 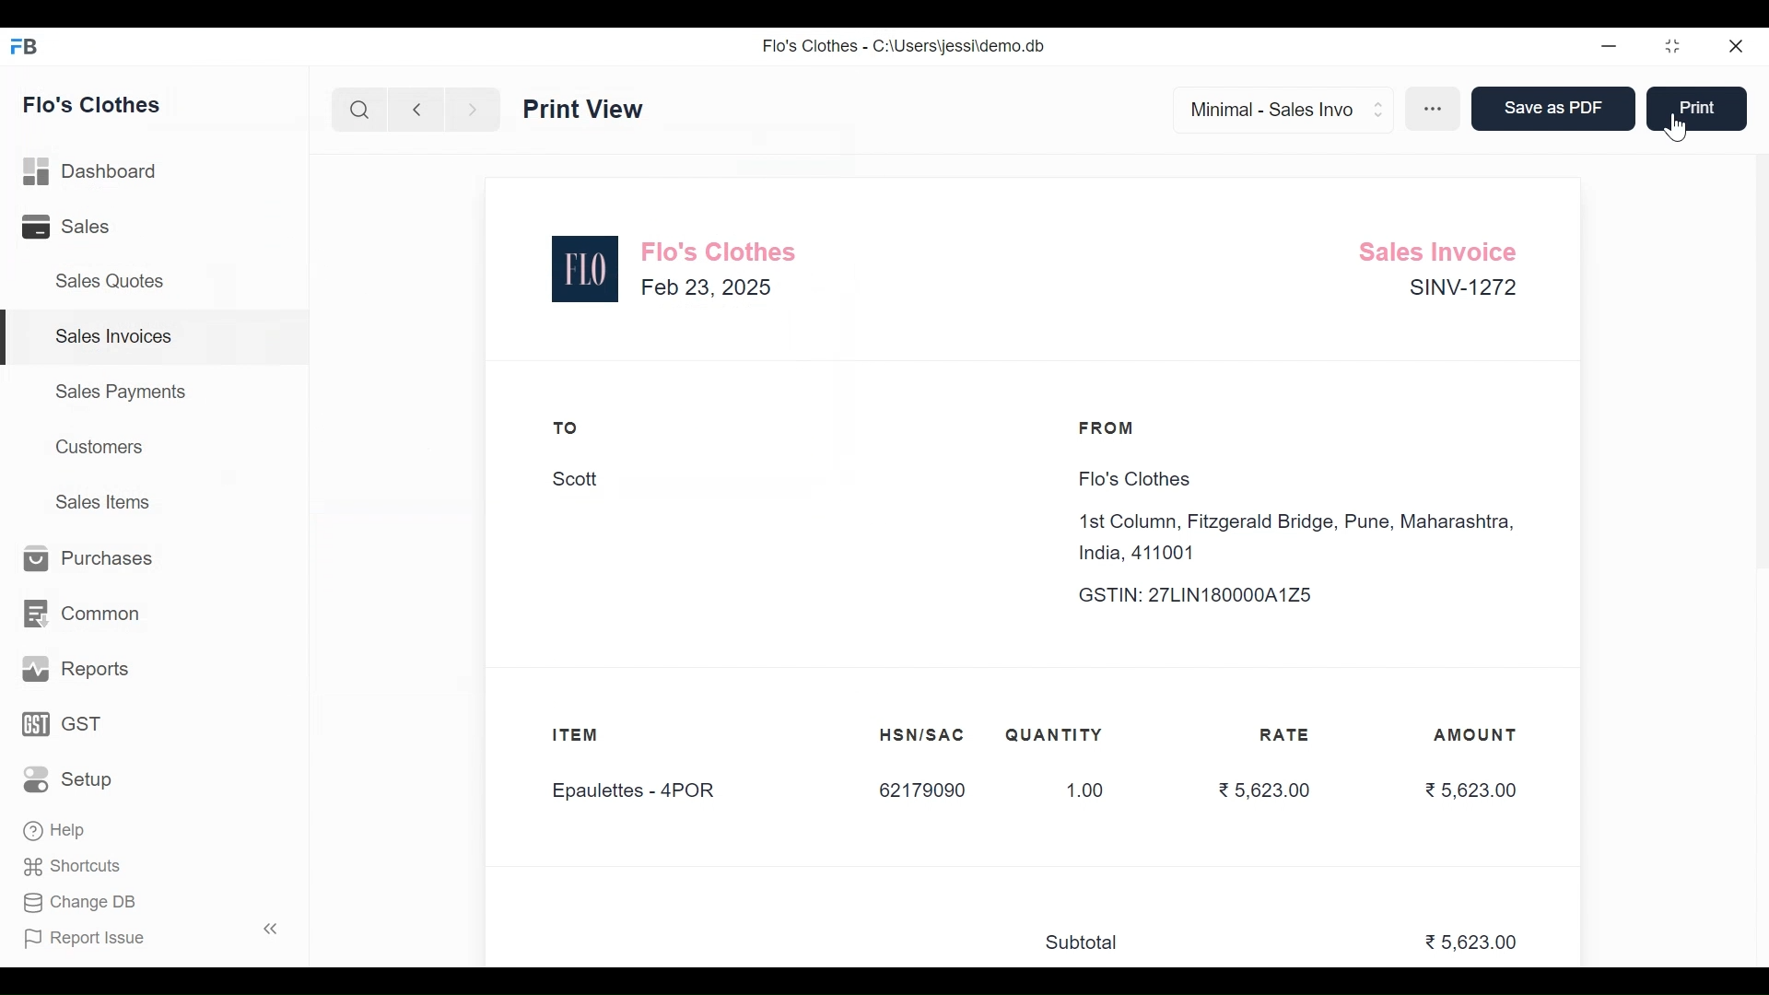 What do you see at coordinates (644, 792) in the screenshot?
I see `Epaulettes - 4POR` at bounding box center [644, 792].